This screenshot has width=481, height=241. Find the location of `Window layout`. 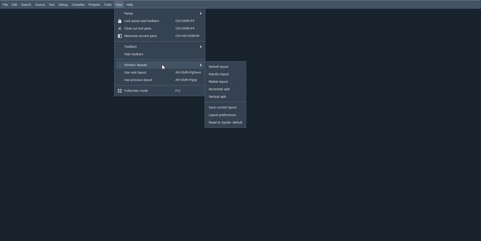

Window layout is located at coordinates (159, 65).